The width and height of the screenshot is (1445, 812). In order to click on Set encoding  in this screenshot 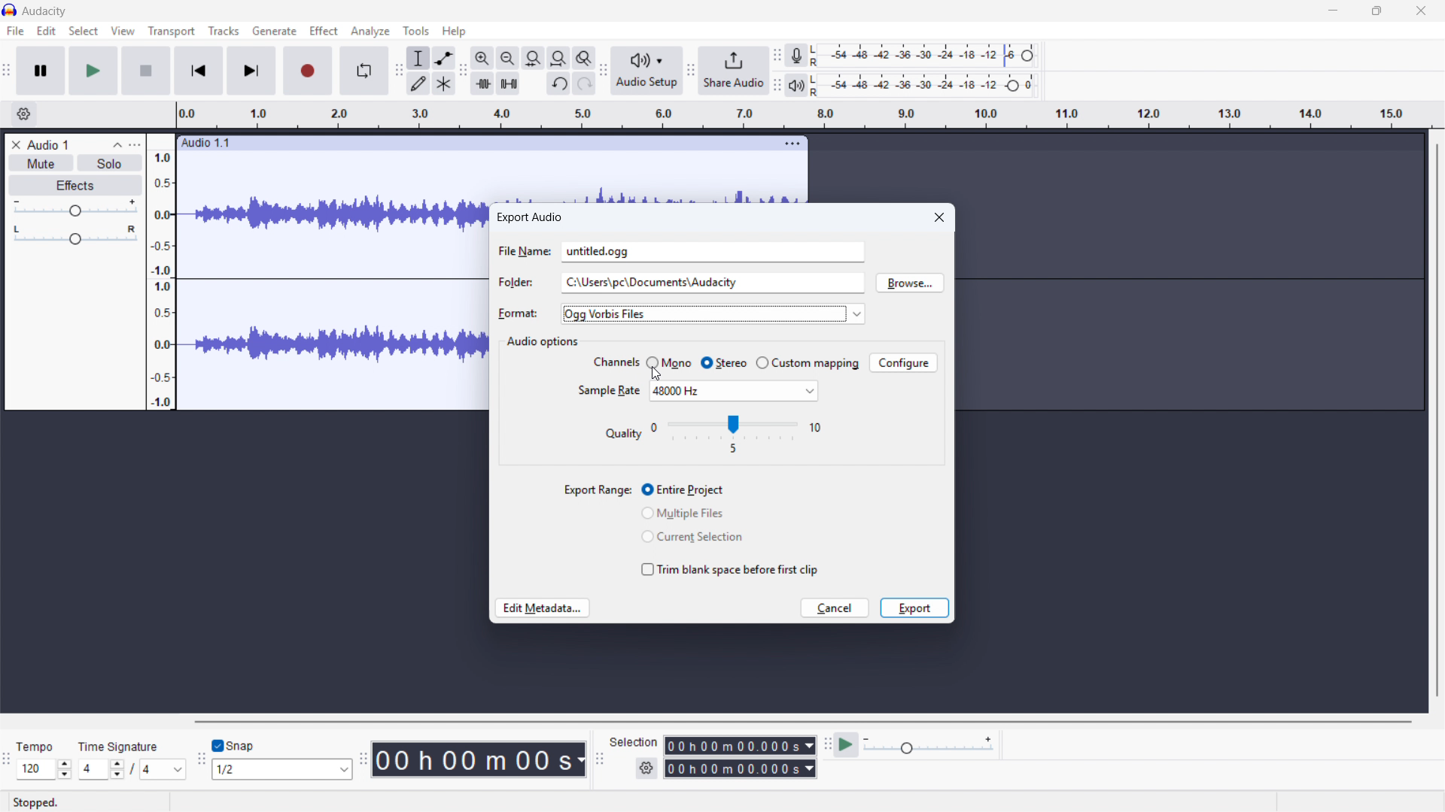, I will do `click(735, 425)`.